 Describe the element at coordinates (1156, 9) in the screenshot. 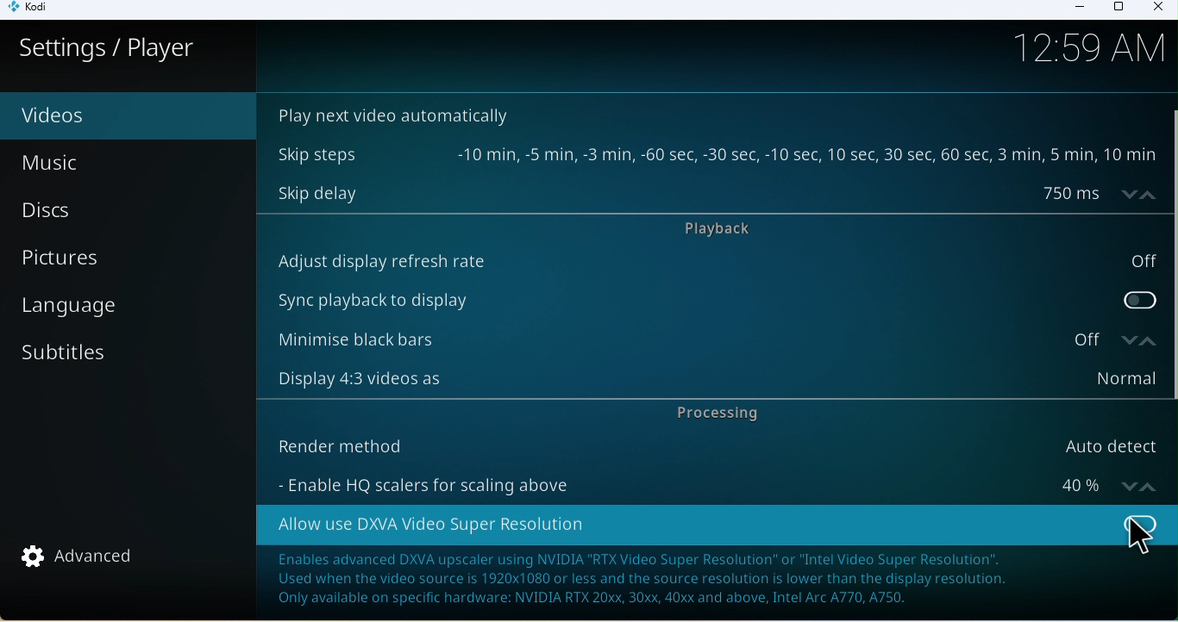

I see `Close` at that location.